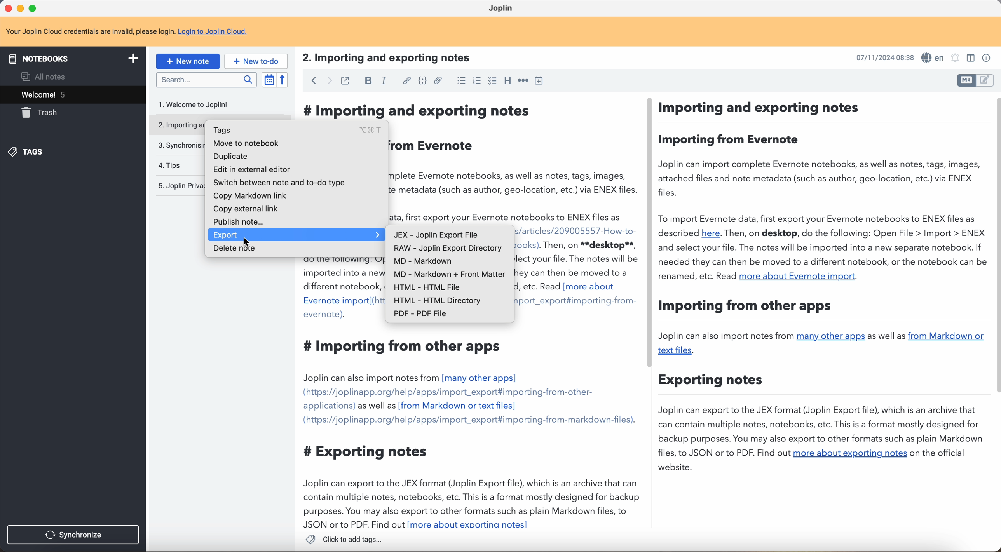 Image resolution: width=1001 pixels, height=552 pixels. What do you see at coordinates (33, 7) in the screenshot?
I see `maximize` at bounding box center [33, 7].